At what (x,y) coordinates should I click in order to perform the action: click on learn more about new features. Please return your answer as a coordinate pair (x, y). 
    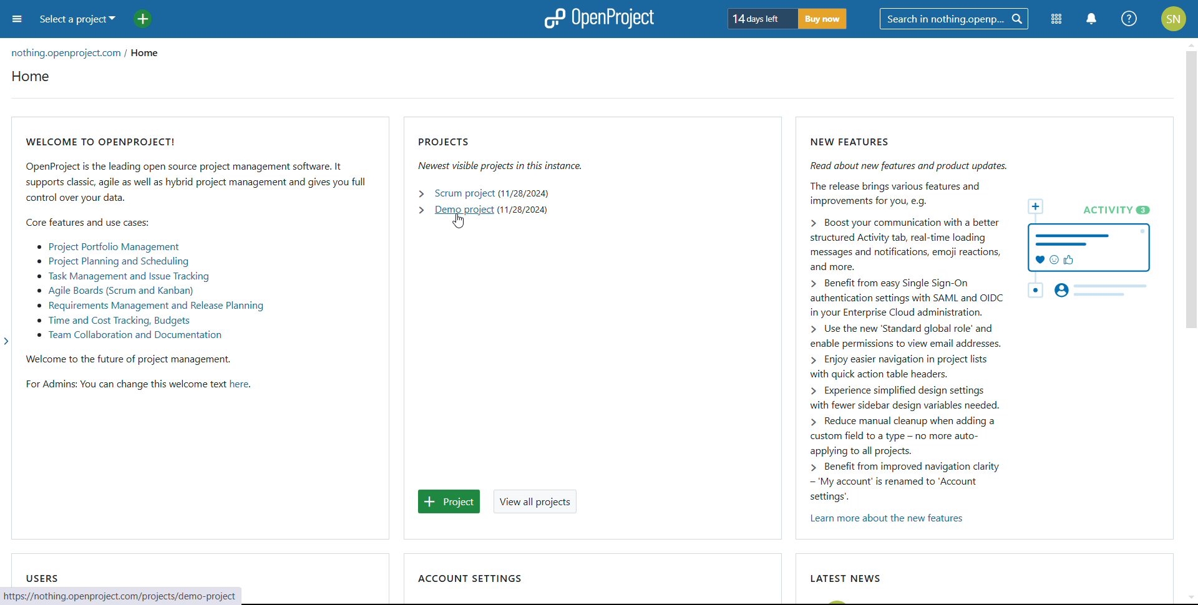
    Looking at the image, I should click on (887, 518).